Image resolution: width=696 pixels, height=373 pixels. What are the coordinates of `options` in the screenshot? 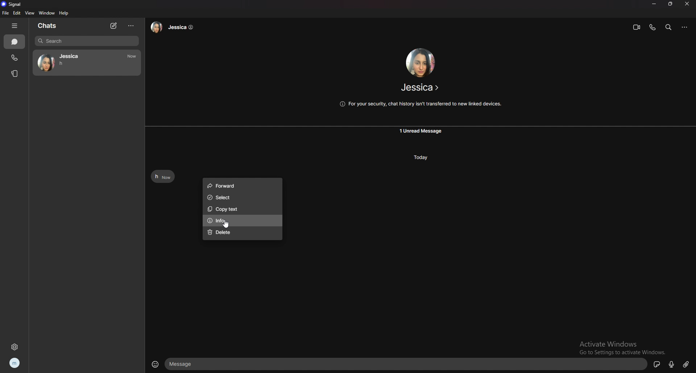 It's located at (686, 27).